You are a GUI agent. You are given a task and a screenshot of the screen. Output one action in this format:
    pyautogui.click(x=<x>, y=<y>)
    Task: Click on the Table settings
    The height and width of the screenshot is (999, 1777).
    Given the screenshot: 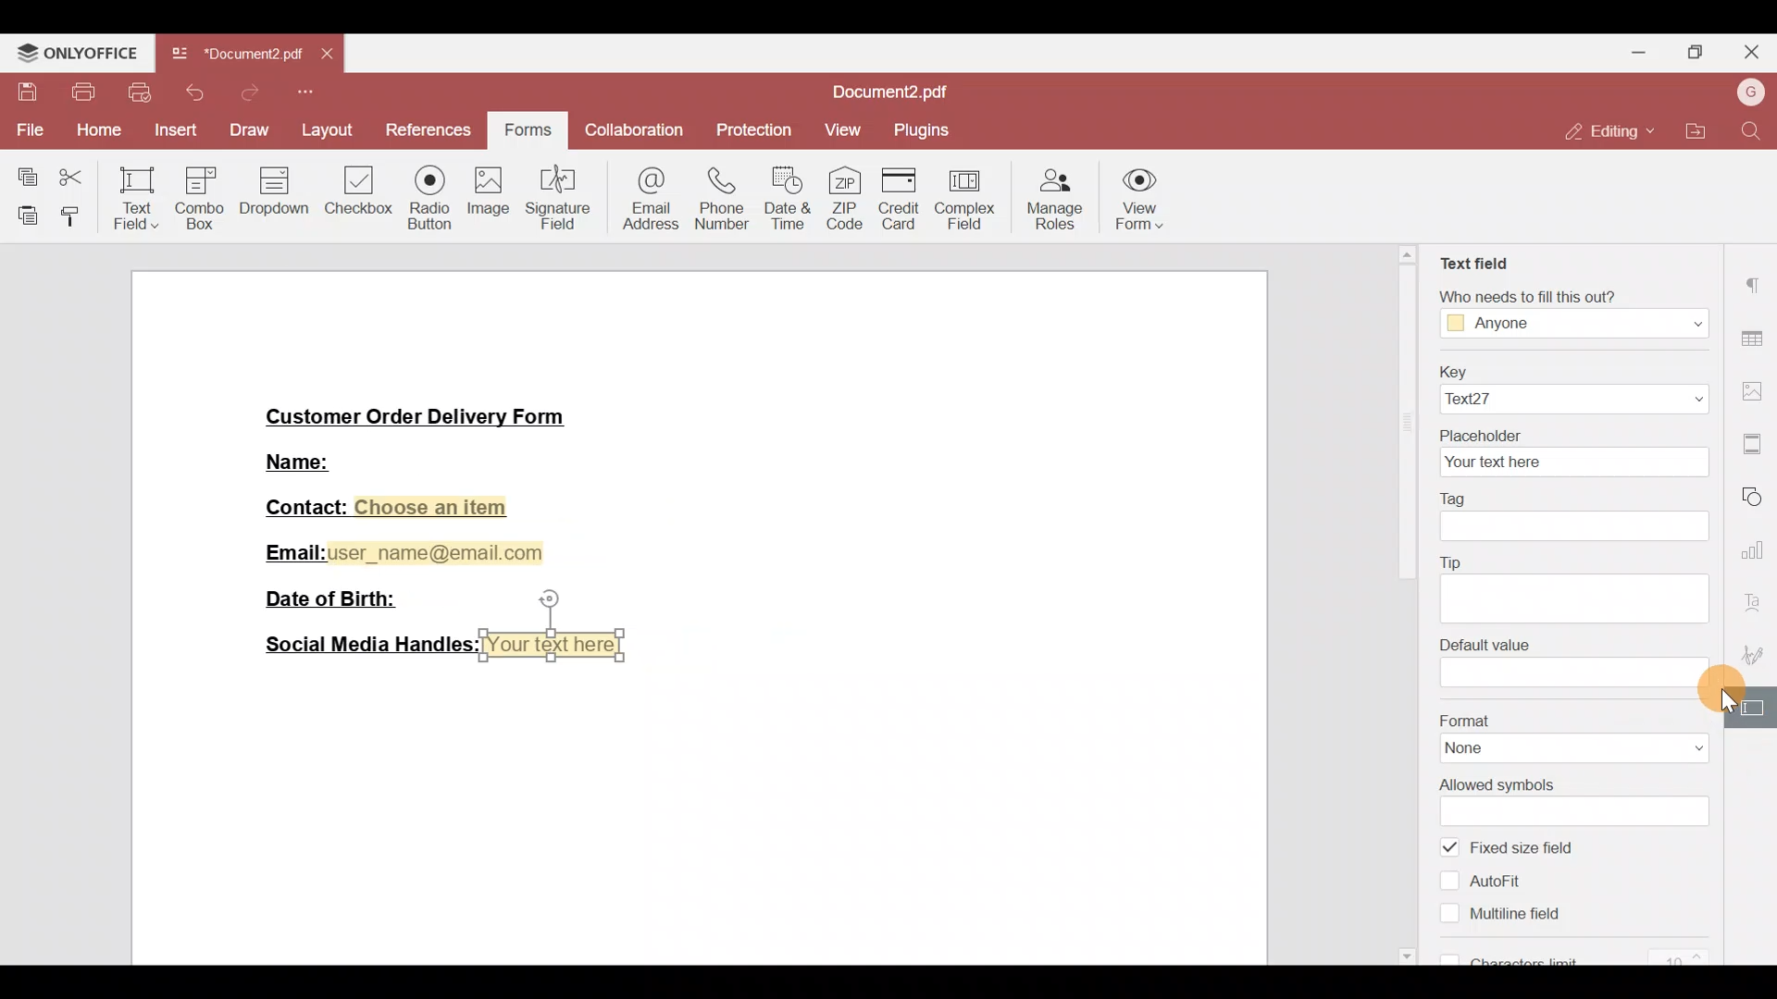 What is the action you would take?
    pyautogui.click(x=1755, y=336)
    